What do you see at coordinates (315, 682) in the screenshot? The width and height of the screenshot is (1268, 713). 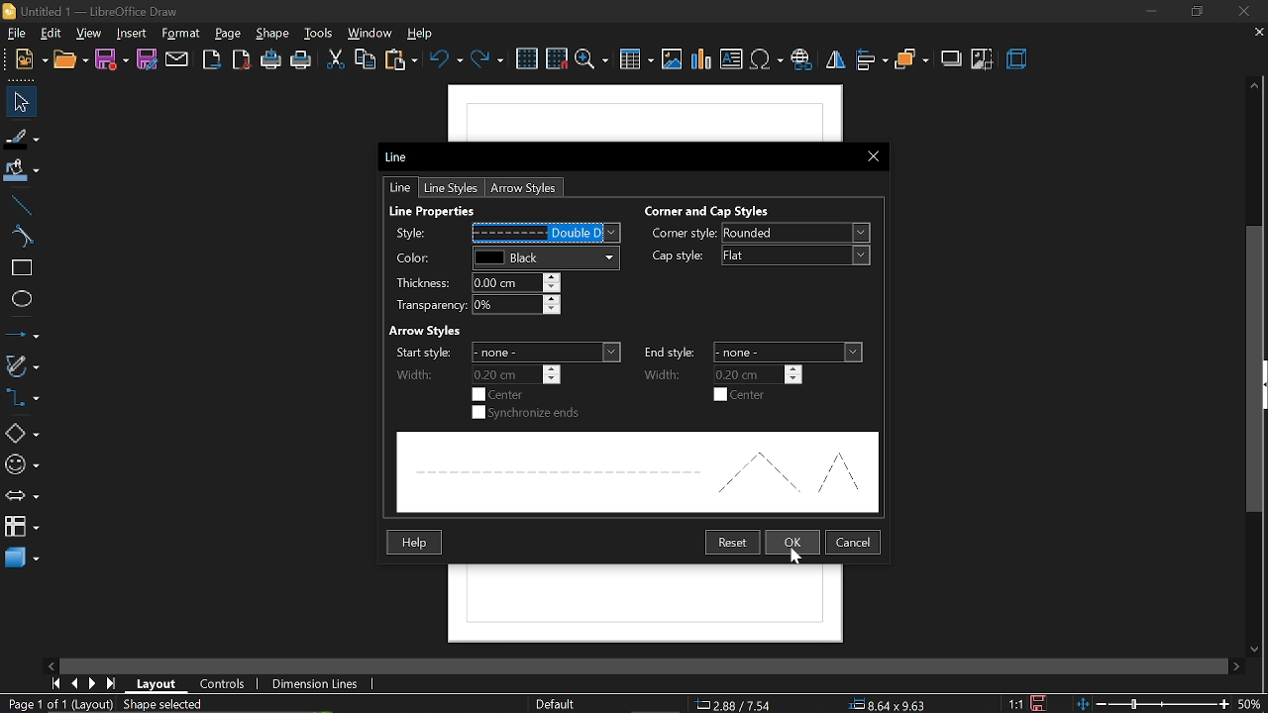 I see `dimension lines` at bounding box center [315, 682].